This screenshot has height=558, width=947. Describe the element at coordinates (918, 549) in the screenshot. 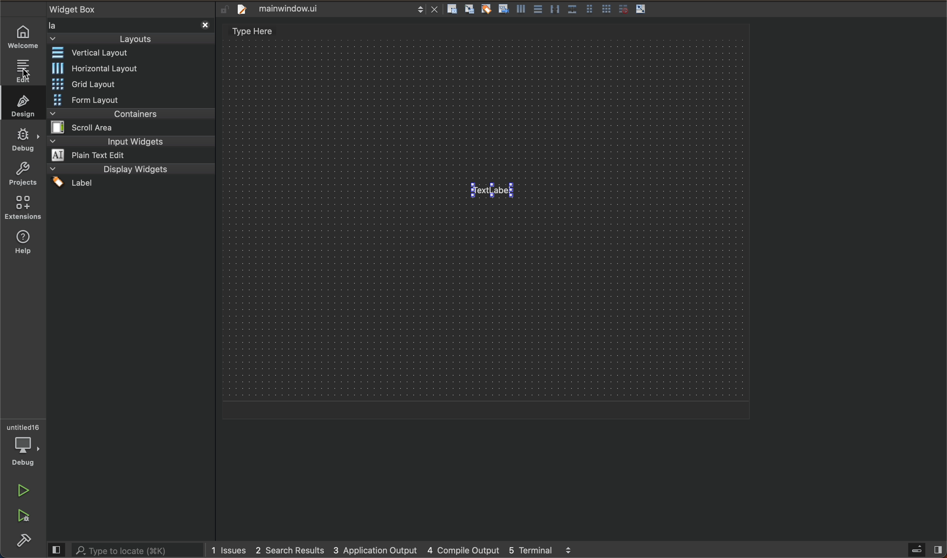

I see `open sidebar` at that location.